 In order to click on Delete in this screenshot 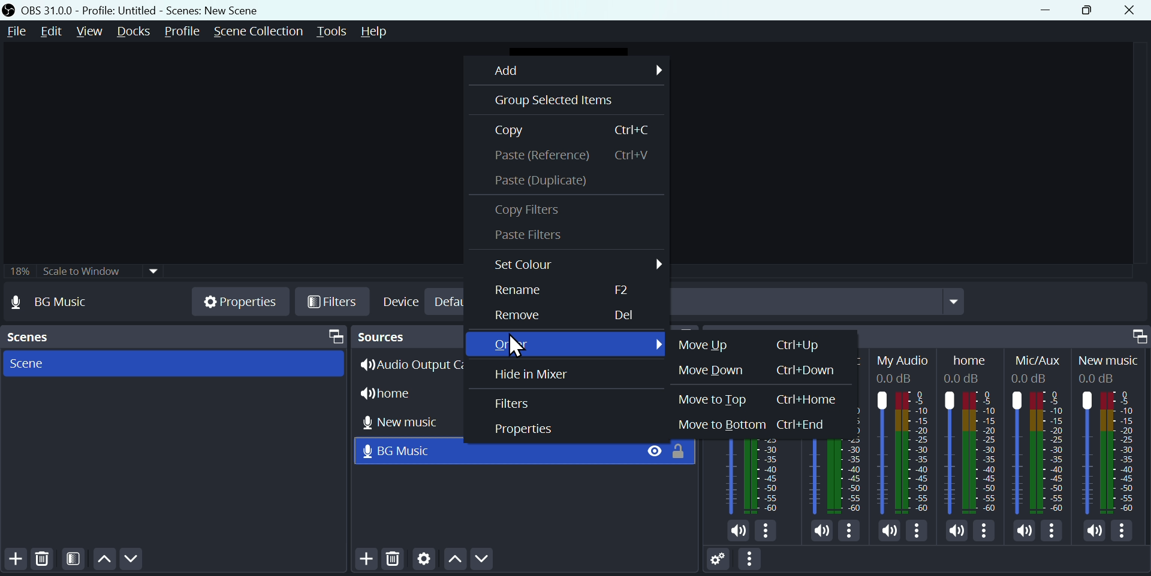, I will do `click(392, 560)`.